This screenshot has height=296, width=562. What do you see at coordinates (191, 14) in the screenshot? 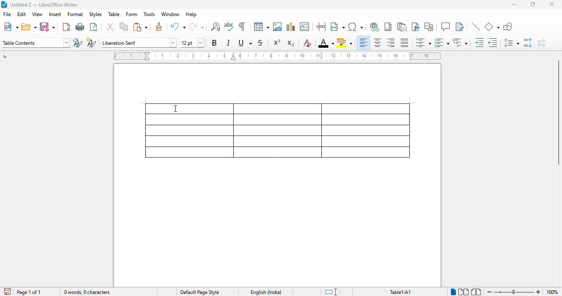
I see `help` at bounding box center [191, 14].